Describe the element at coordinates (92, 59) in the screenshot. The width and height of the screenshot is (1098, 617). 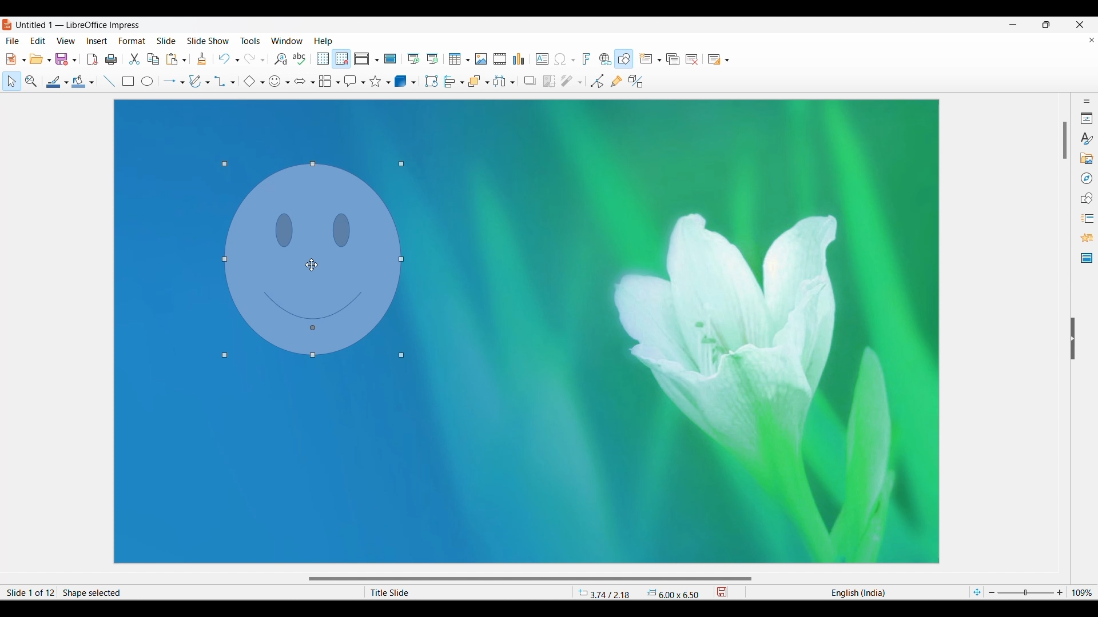
I see `Export directly as PDF` at that location.